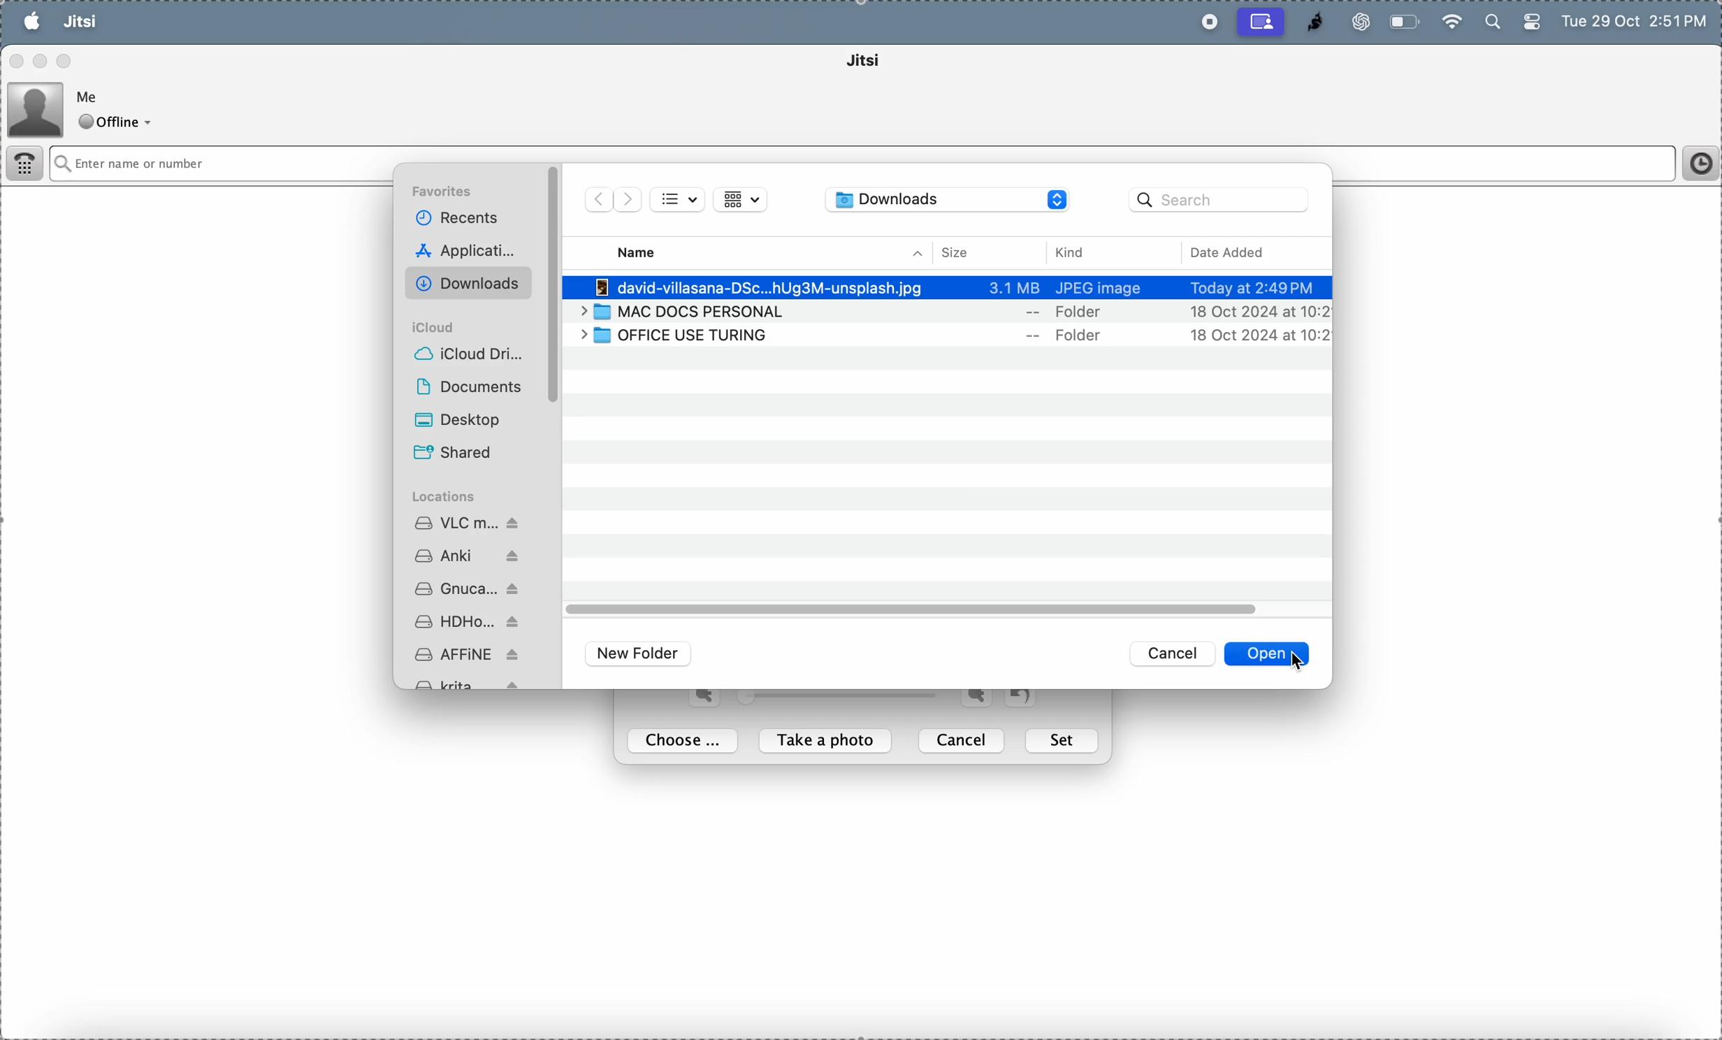  What do you see at coordinates (883, 63) in the screenshot?
I see `jitsi ` at bounding box center [883, 63].